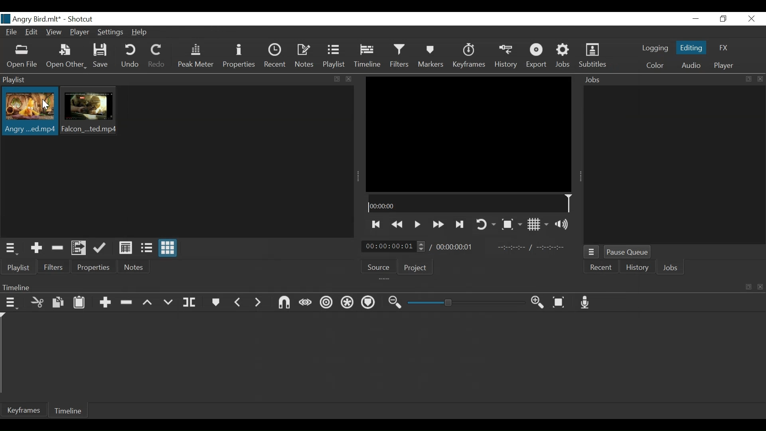 This screenshot has width=766, height=431. Describe the element at coordinates (508, 56) in the screenshot. I see `History` at that location.